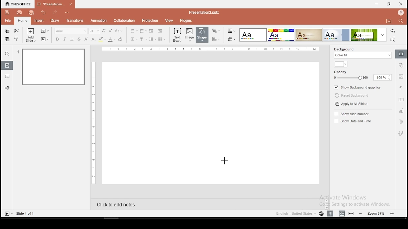 Image resolution: width=408 pixels, height=229 pixels. I want to click on superscript, so click(86, 38).